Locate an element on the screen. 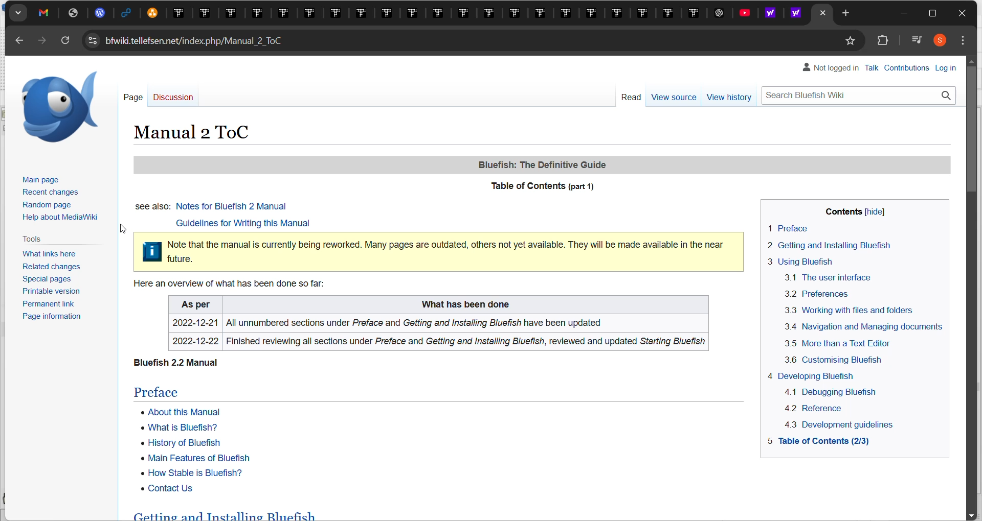 The image size is (982, 521). Next page is located at coordinates (46, 42).